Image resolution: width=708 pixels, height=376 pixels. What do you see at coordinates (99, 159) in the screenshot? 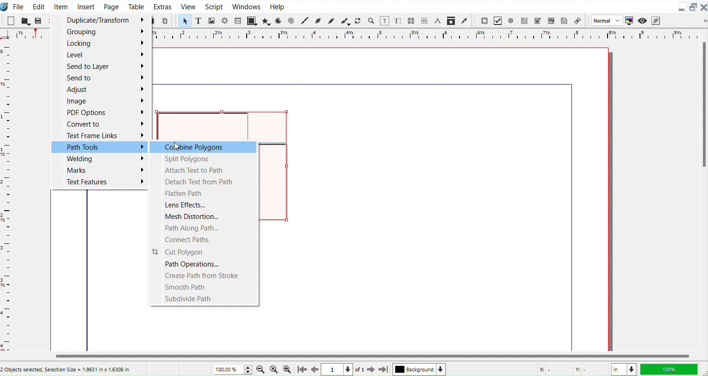
I see `Welding` at bounding box center [99, 159].